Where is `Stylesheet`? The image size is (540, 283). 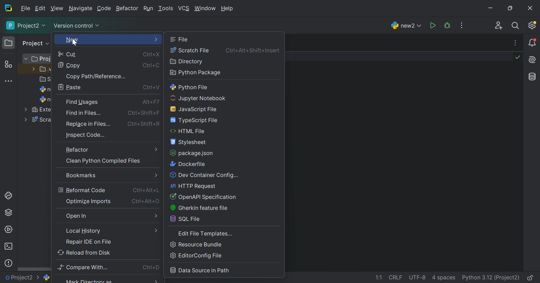 Stylesheet is located at coordinates (189, 142).